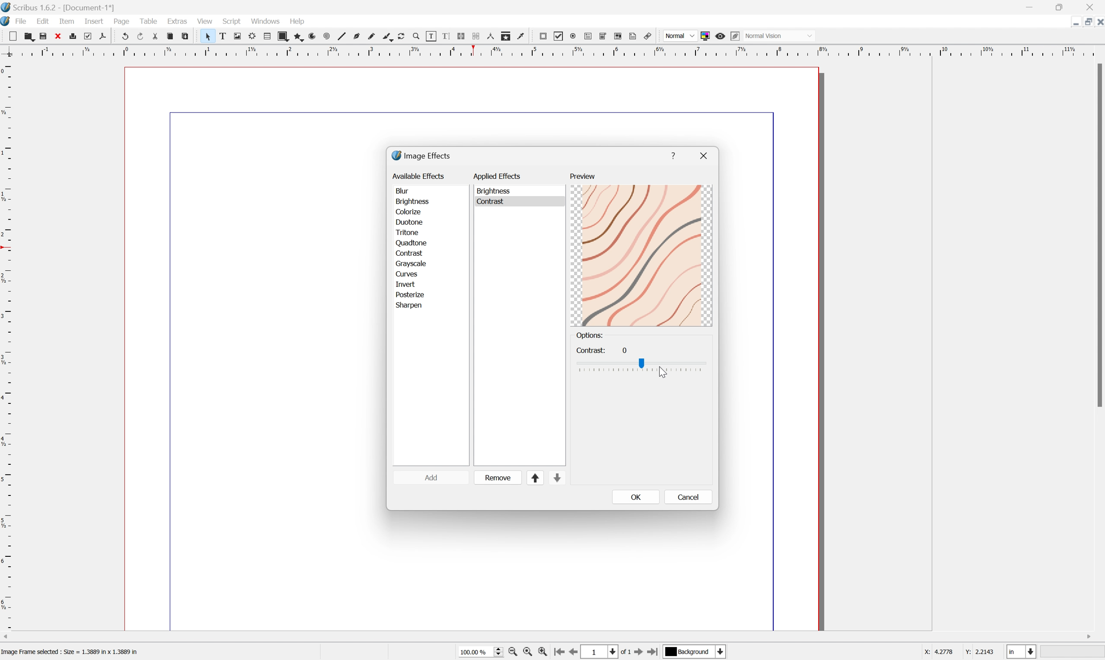 This screenshot has width=1105, height=660. Describe the element at coordinates (433, 37) in the screenshot. I see `Edit contents of frame` at that location.